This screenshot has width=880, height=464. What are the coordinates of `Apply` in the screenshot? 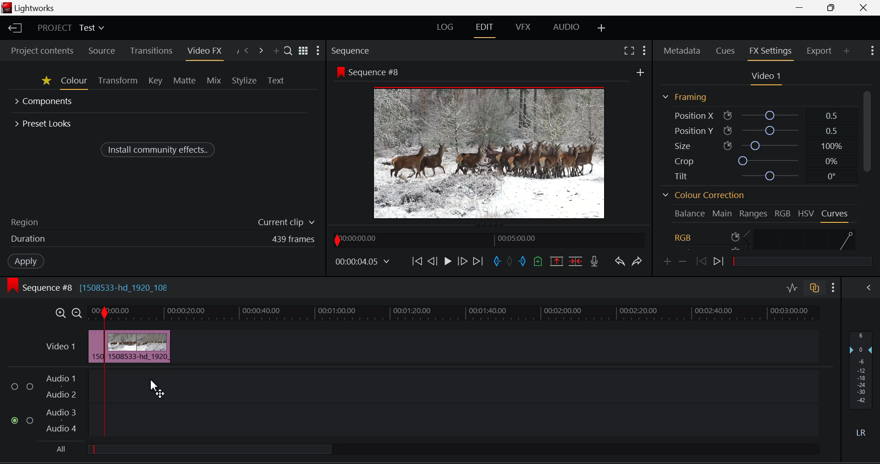 It's located at (25, 261).